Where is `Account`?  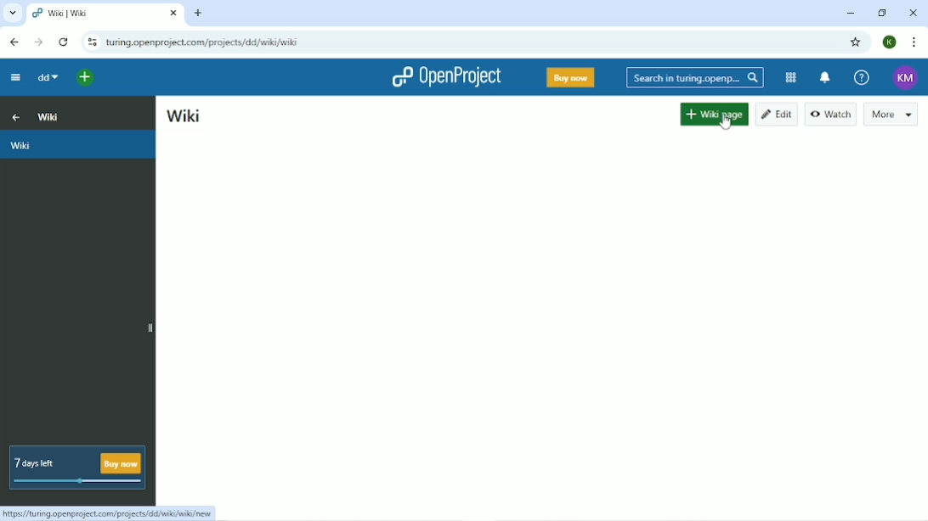 Account is located at coordinates (890, 42).